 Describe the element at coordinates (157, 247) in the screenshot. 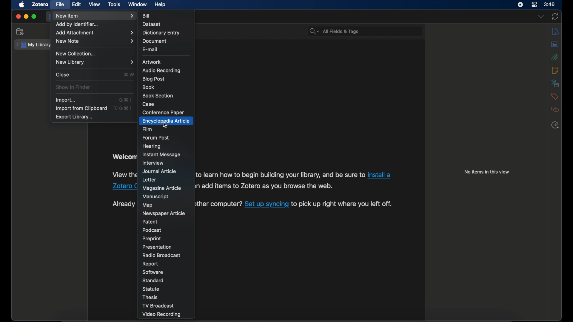

I see `presentation` at that location.